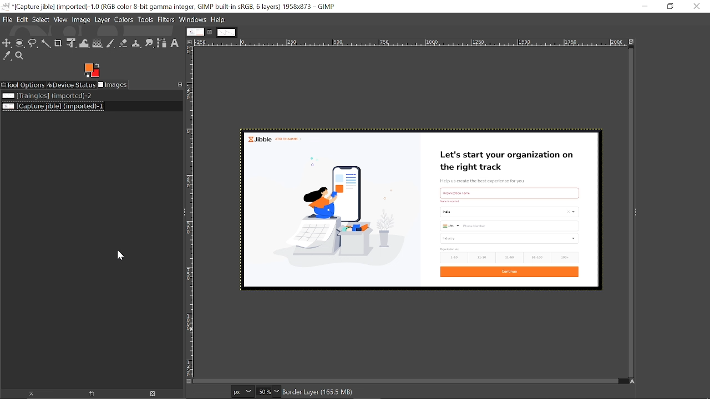 The width and height of the screenshot is (710, 399). Describe the element at coordinates (41, 20) in the screenshot. I see `Select` at that location.